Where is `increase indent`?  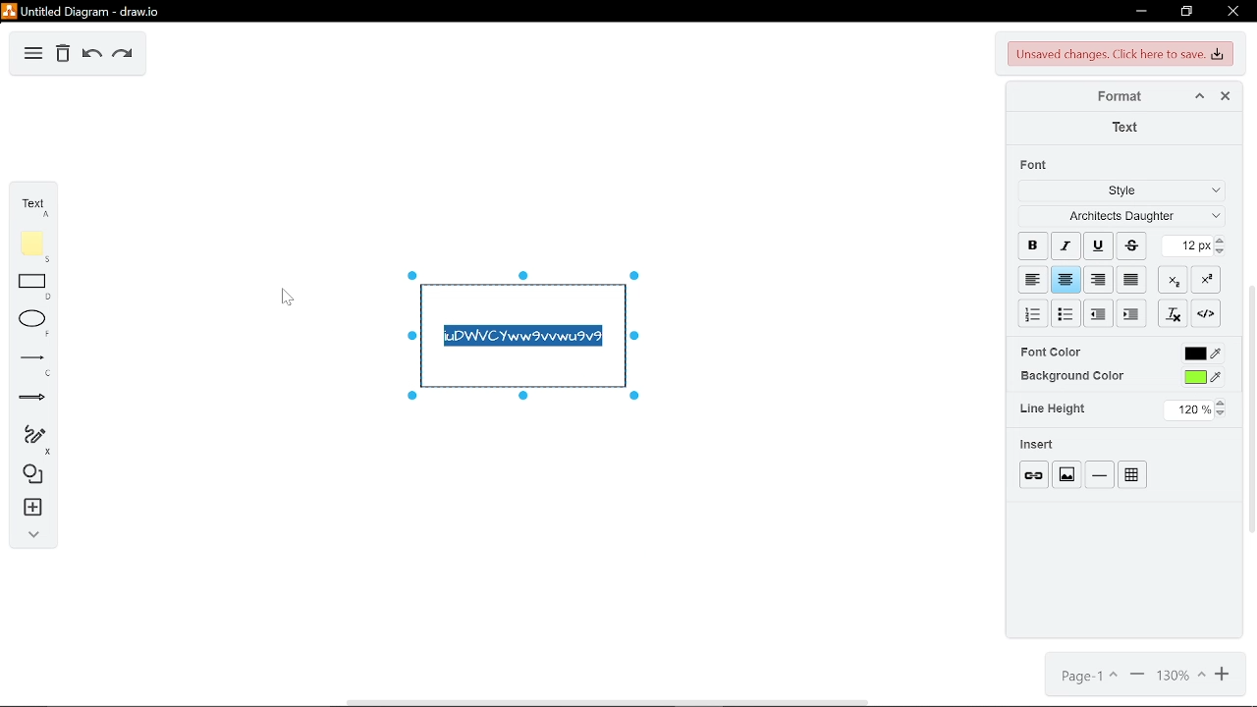 increase indent is located at coordinates (1099, 314).